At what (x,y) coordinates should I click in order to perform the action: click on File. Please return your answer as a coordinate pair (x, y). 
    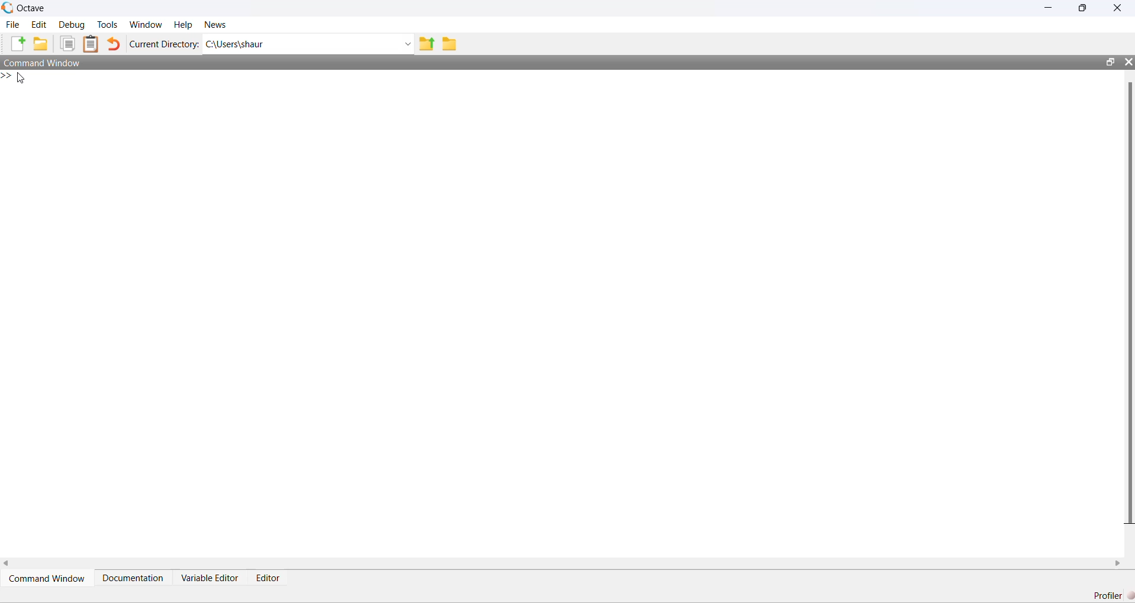
    Looking at the image, I should click on (13, 24).